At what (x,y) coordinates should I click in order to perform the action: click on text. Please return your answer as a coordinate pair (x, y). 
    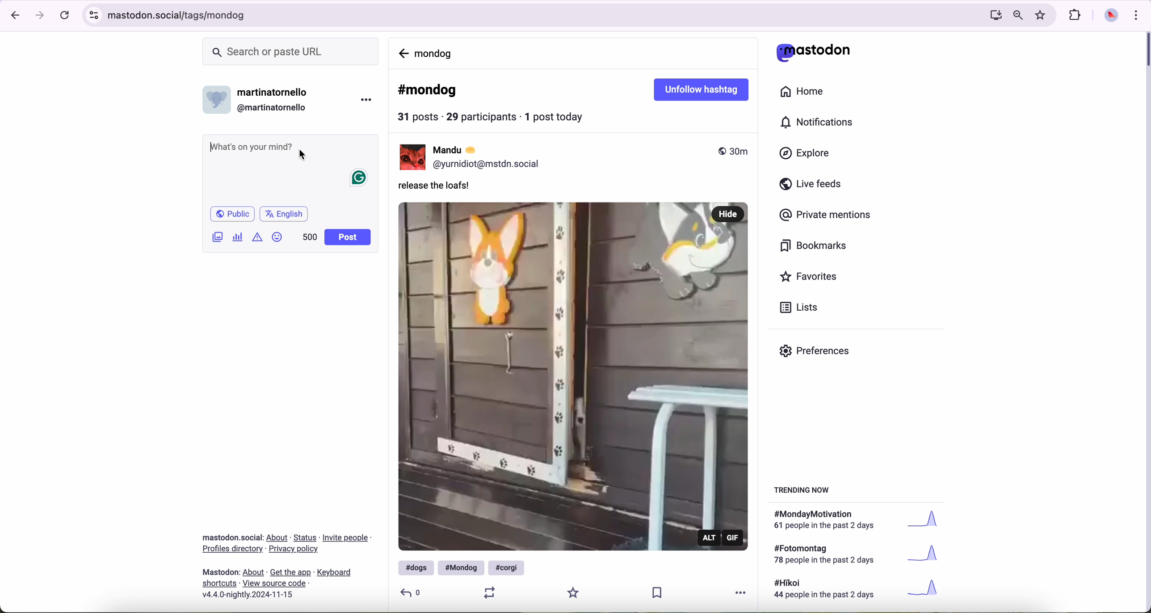
    Looking at the image, I should click on (829, 521).